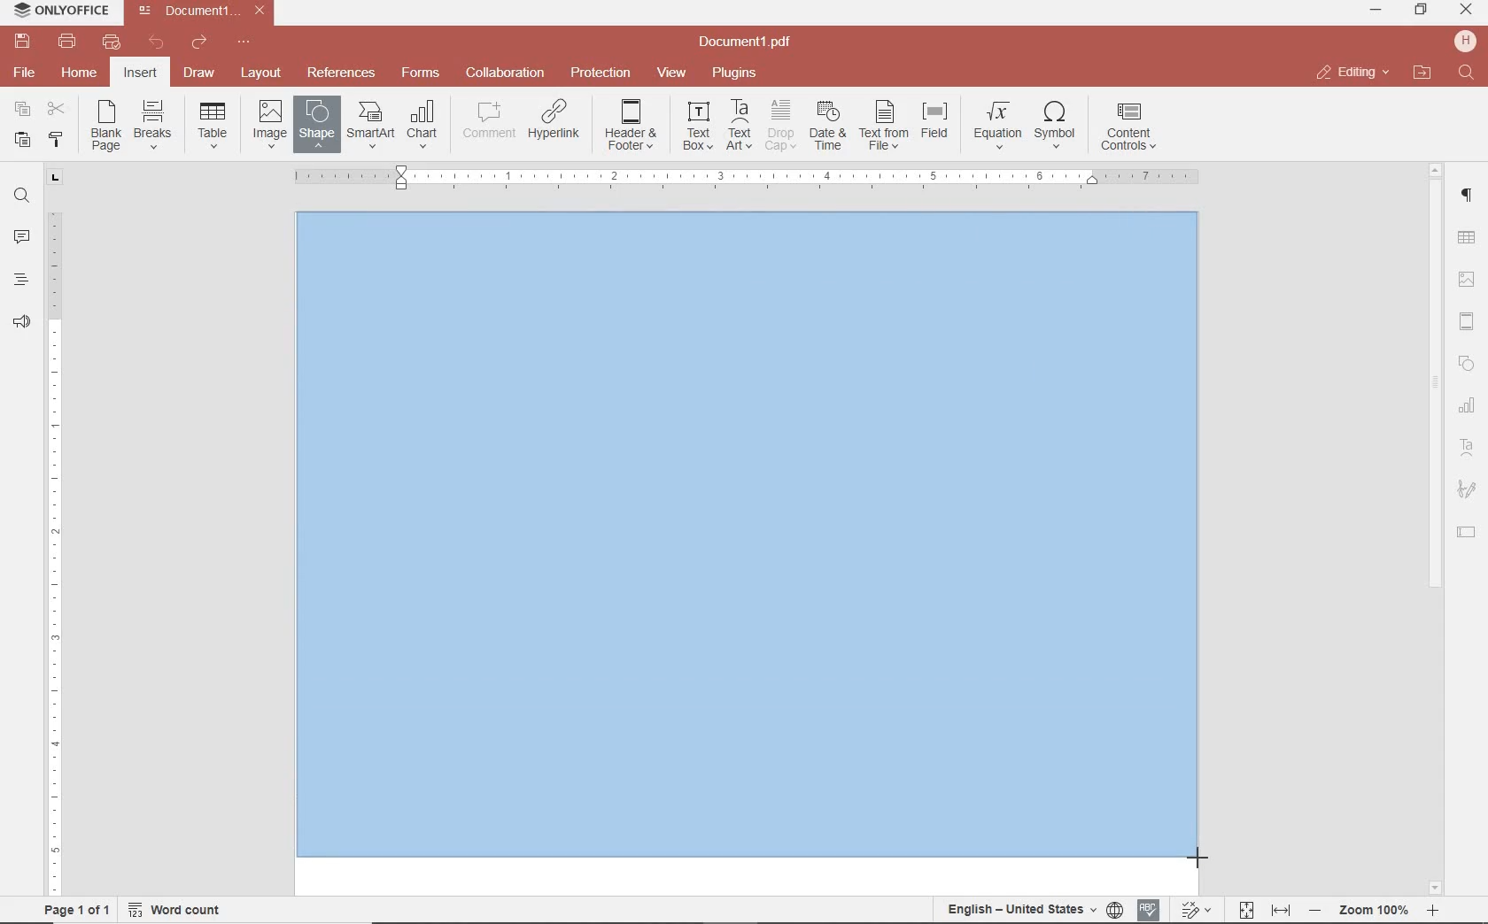 This screenshot has width=1488, height=924. Describe the element at coordinates (748, 543) in the screenshot. I see `` at that location.